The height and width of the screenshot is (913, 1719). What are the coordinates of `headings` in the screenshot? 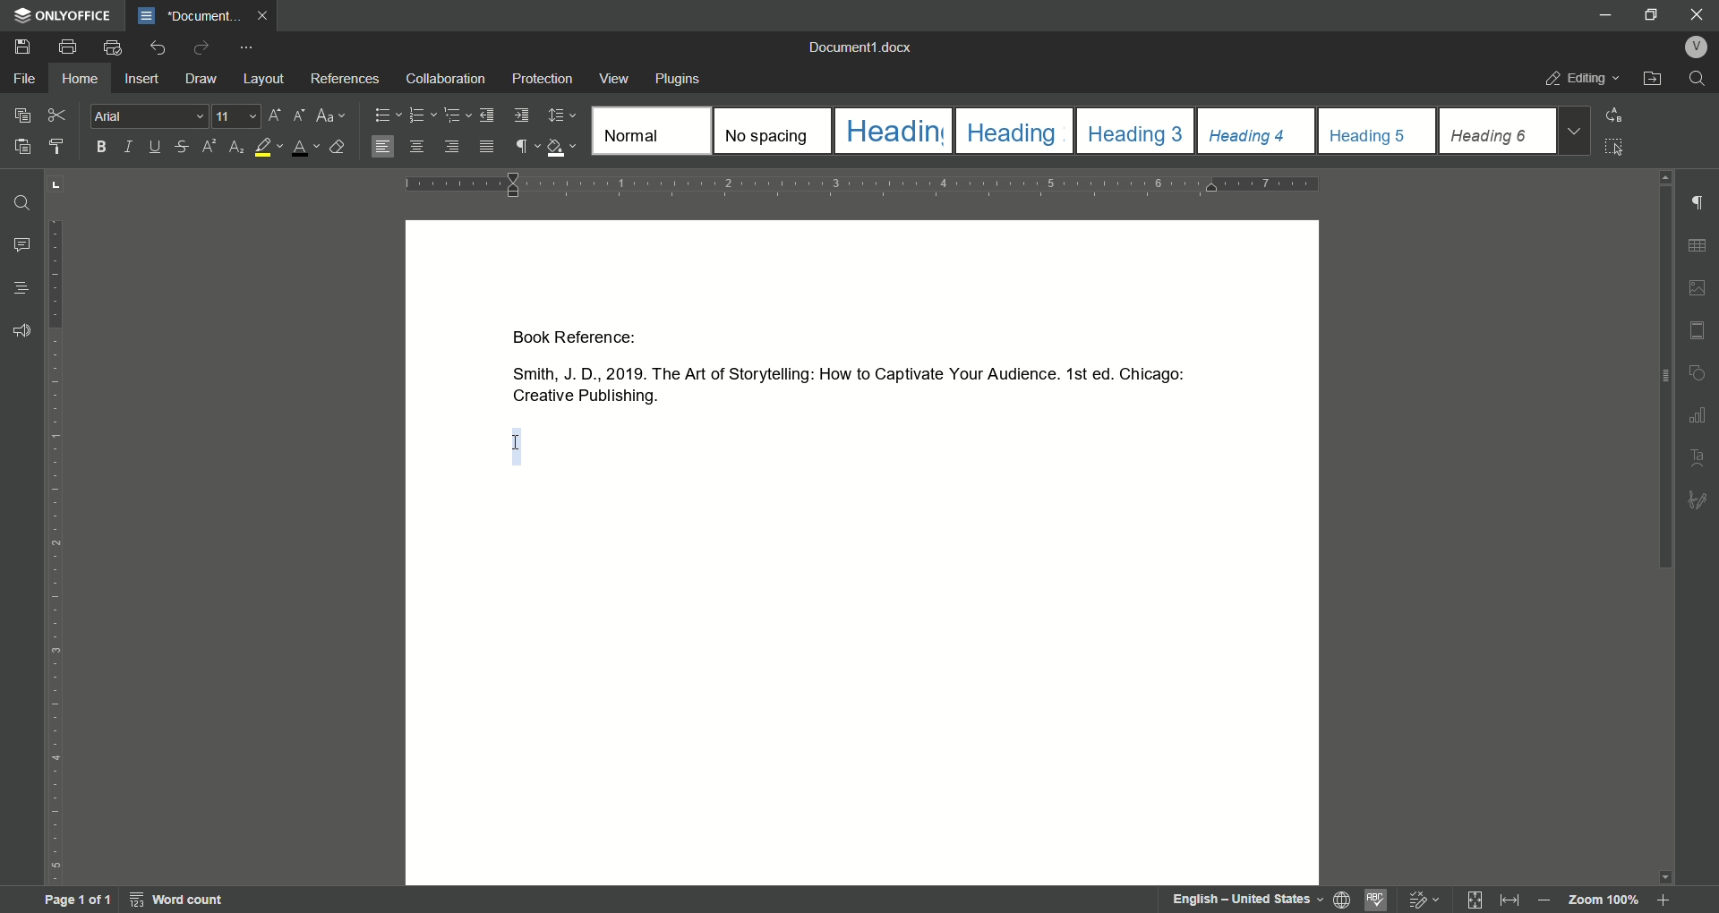 It's located at (1136, 131).